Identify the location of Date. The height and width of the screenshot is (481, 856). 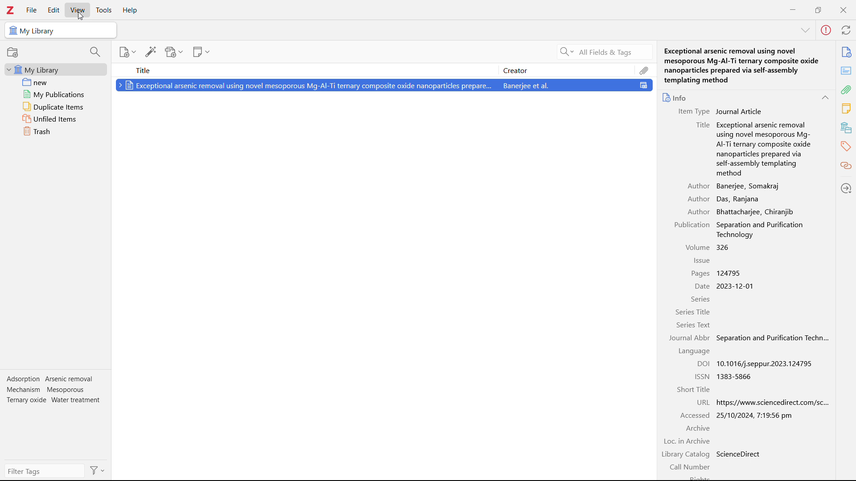
(702, 286).